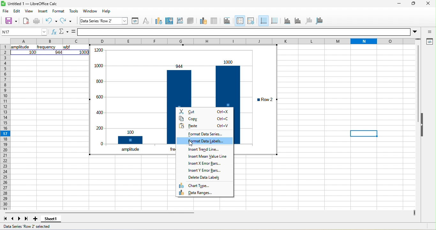  What do you see at coordinates (27, 219) in the screenshot?
I see `last sheet` at bounding box center [27, 219].